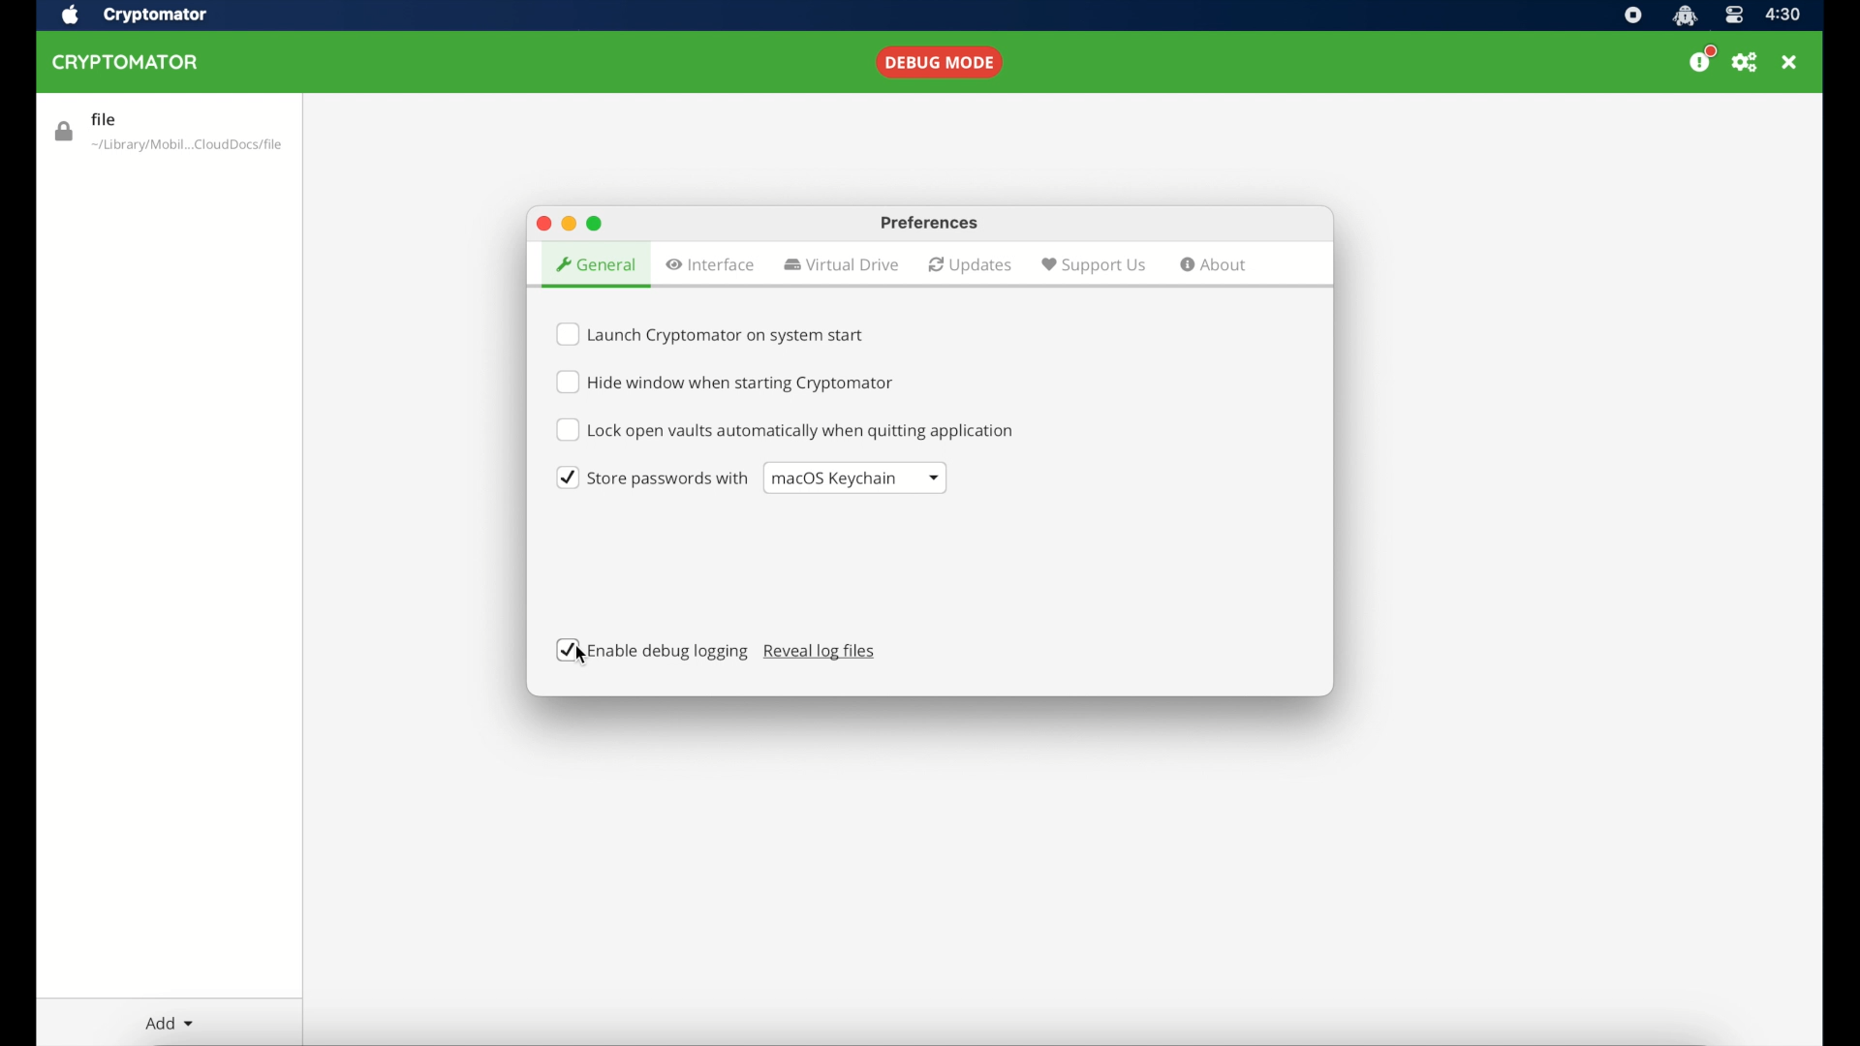 The width and height of the screenshot is (1860, 1046). What do you see at coordinates (569, 224) in the screenshot?
I see `minimize` at bounding box center [569, 224].